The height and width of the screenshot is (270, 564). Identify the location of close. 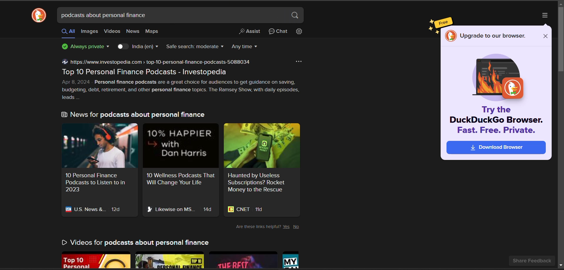
(545, 36).